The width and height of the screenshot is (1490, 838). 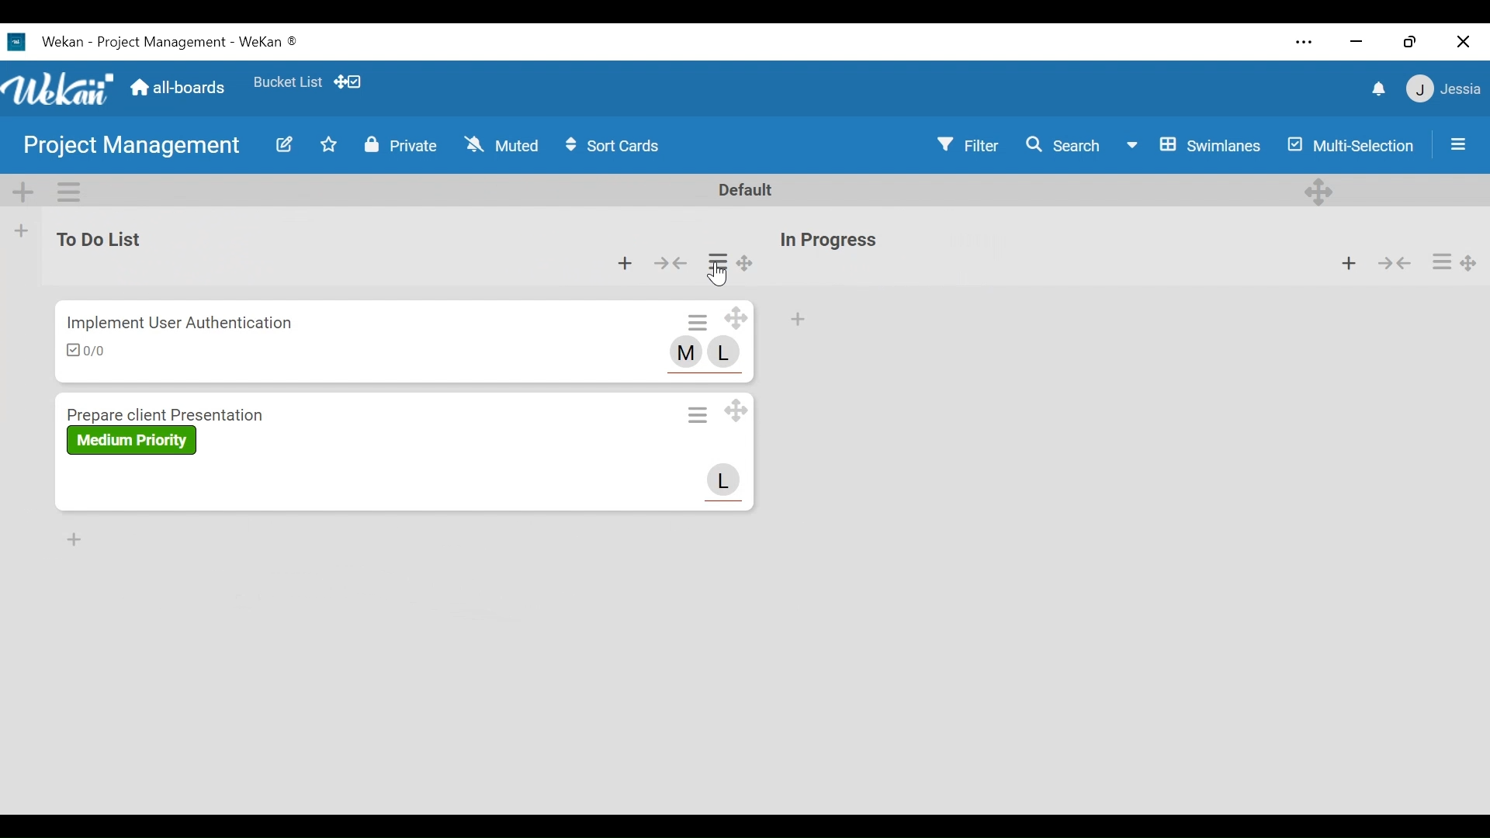 What do you see at coordinates (716, 261) in the screenshot?
I see `List Actions` at bounding box center [716, 261].